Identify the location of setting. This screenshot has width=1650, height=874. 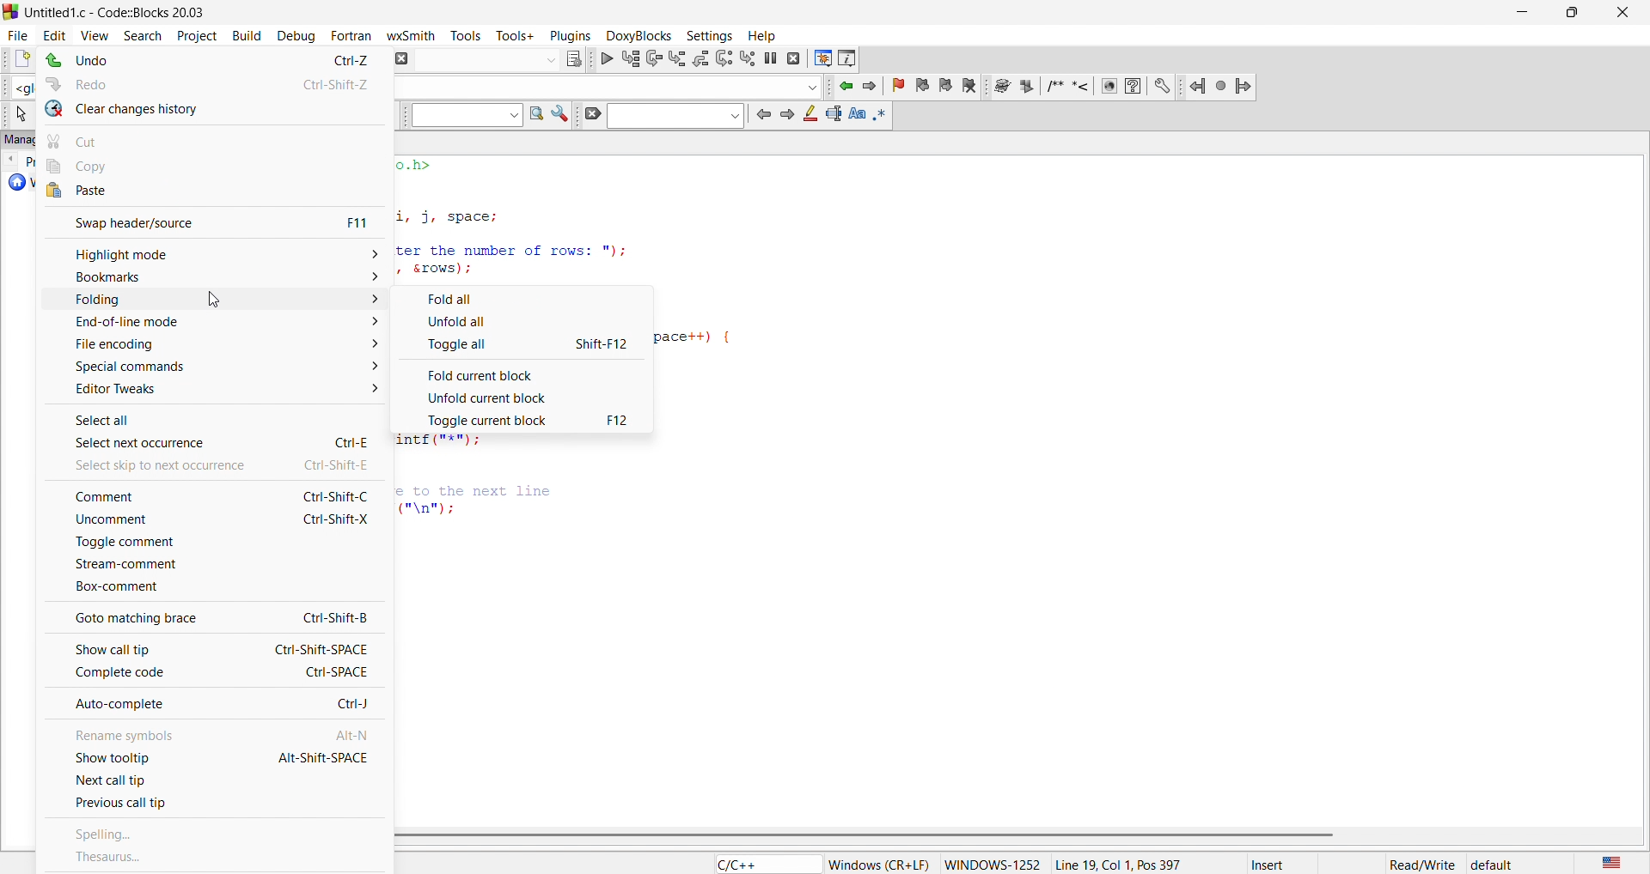
(706, 34).